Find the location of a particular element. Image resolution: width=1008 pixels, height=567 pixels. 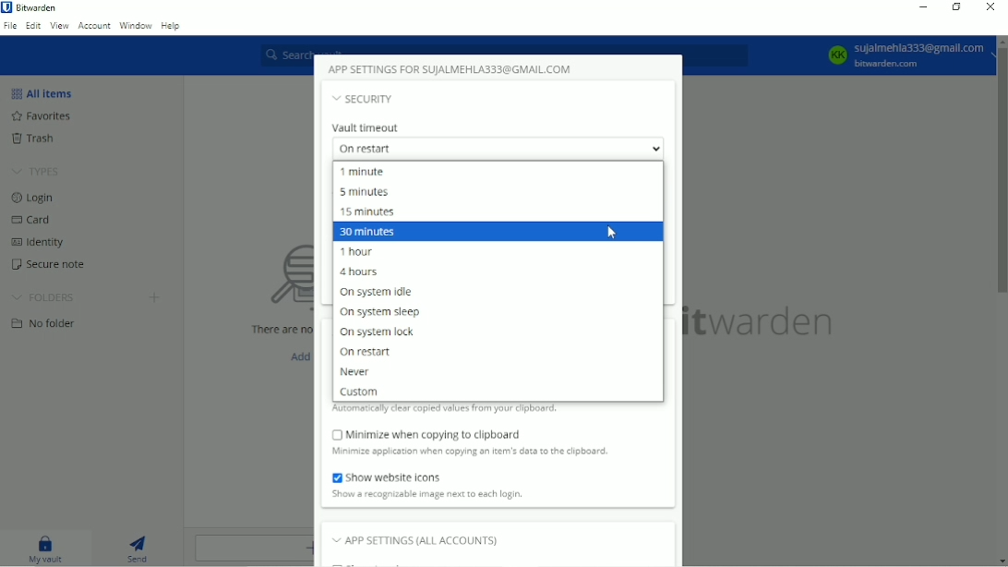

App settings (all accounts) is located at coordinates (416, 539).